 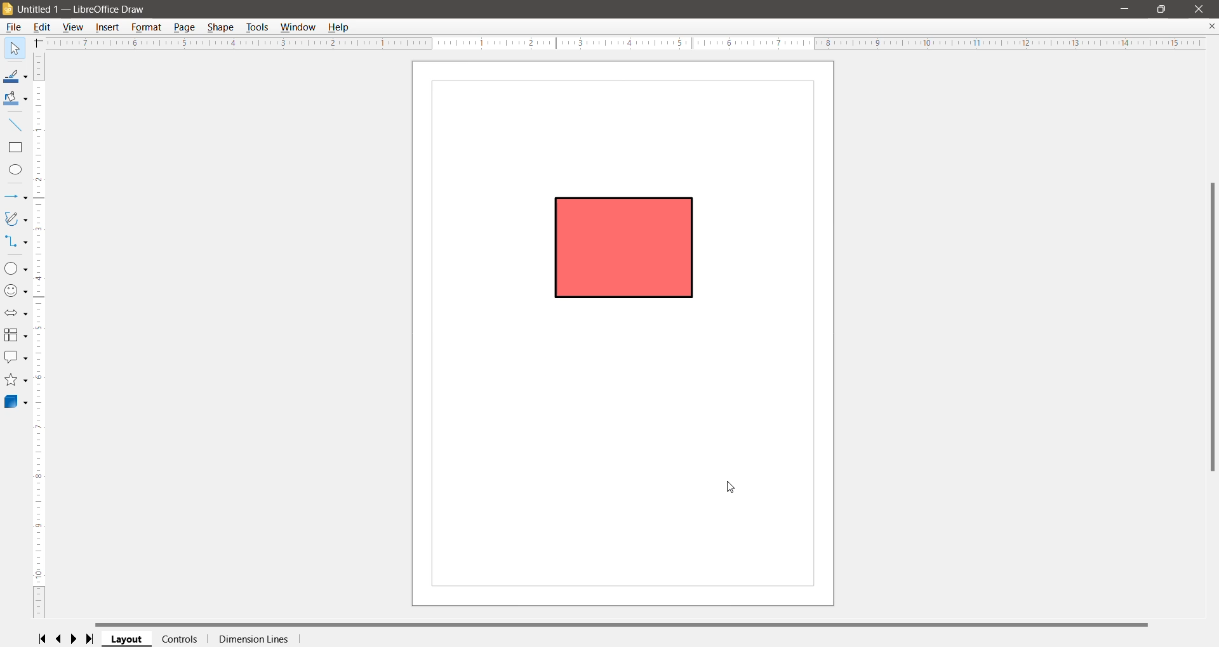 I want to click on Help, so click(x=340, y=27).